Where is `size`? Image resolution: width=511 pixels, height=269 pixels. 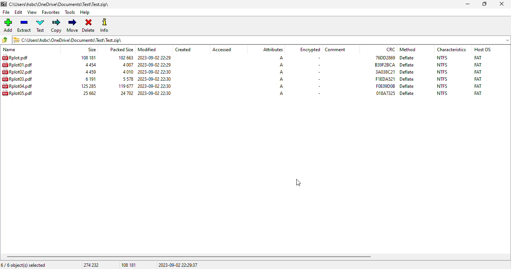
size is located at coordinates (90, 79).